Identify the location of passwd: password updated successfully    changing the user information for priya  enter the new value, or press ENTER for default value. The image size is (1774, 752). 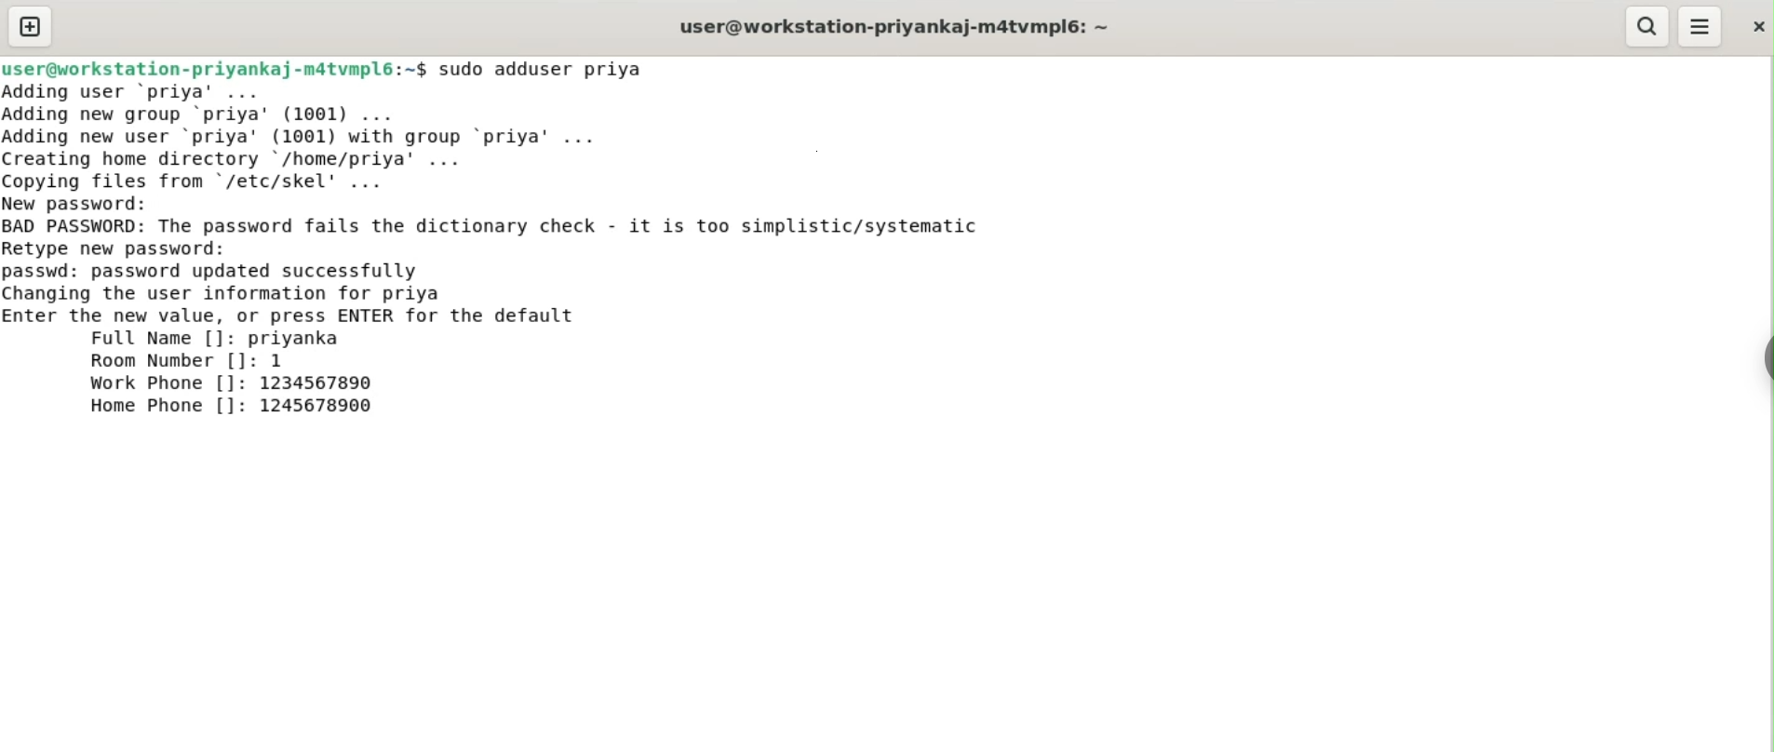
(333, 290).